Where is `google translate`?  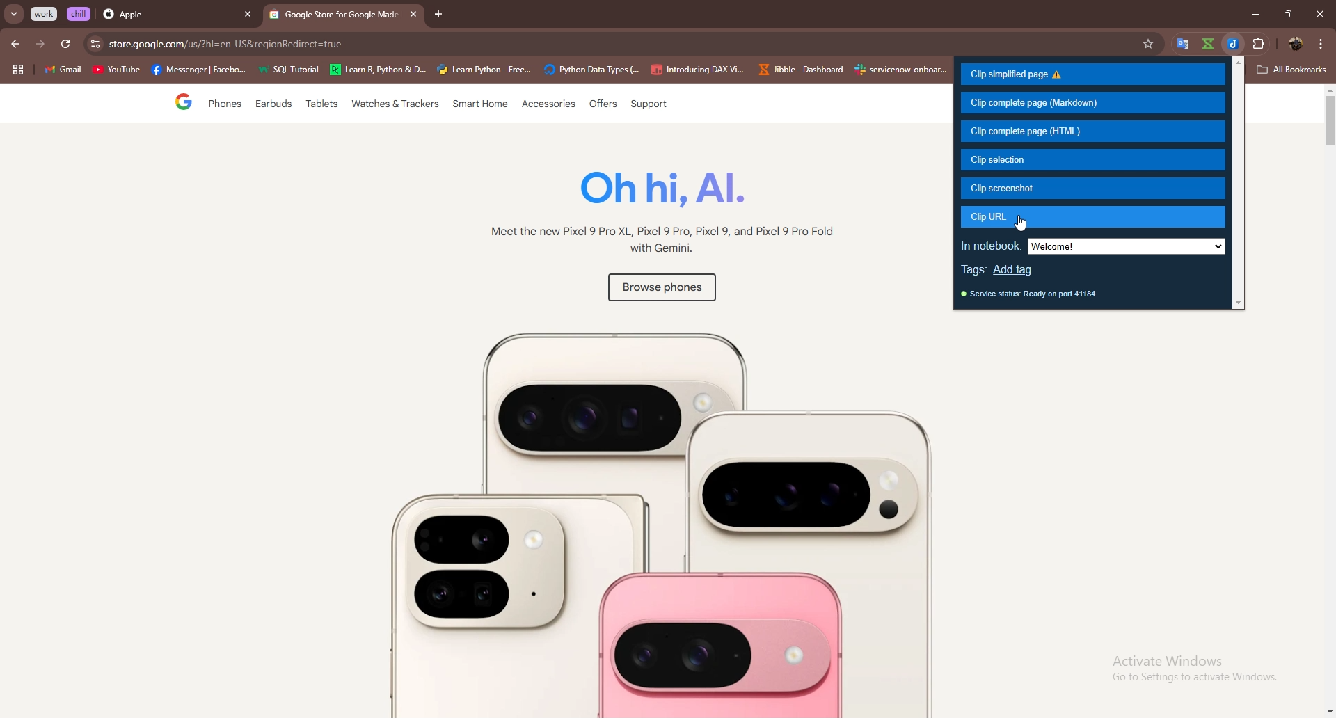 google translate is located at coordinates (1207, 44).